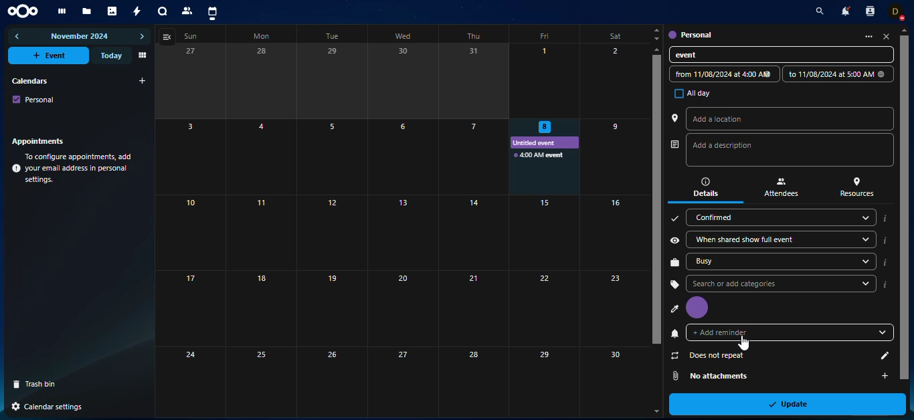  I want to click on 5, so click(333, 156).